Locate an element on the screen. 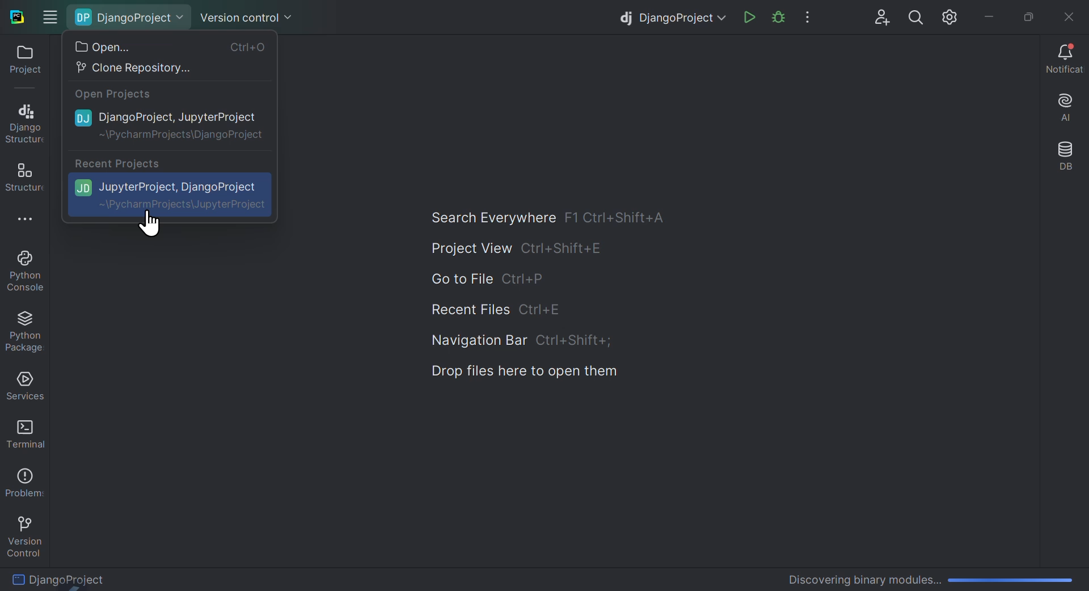 The width and height of the screenshot is (1089, 591). Project view is located at coordinates (465, 249).